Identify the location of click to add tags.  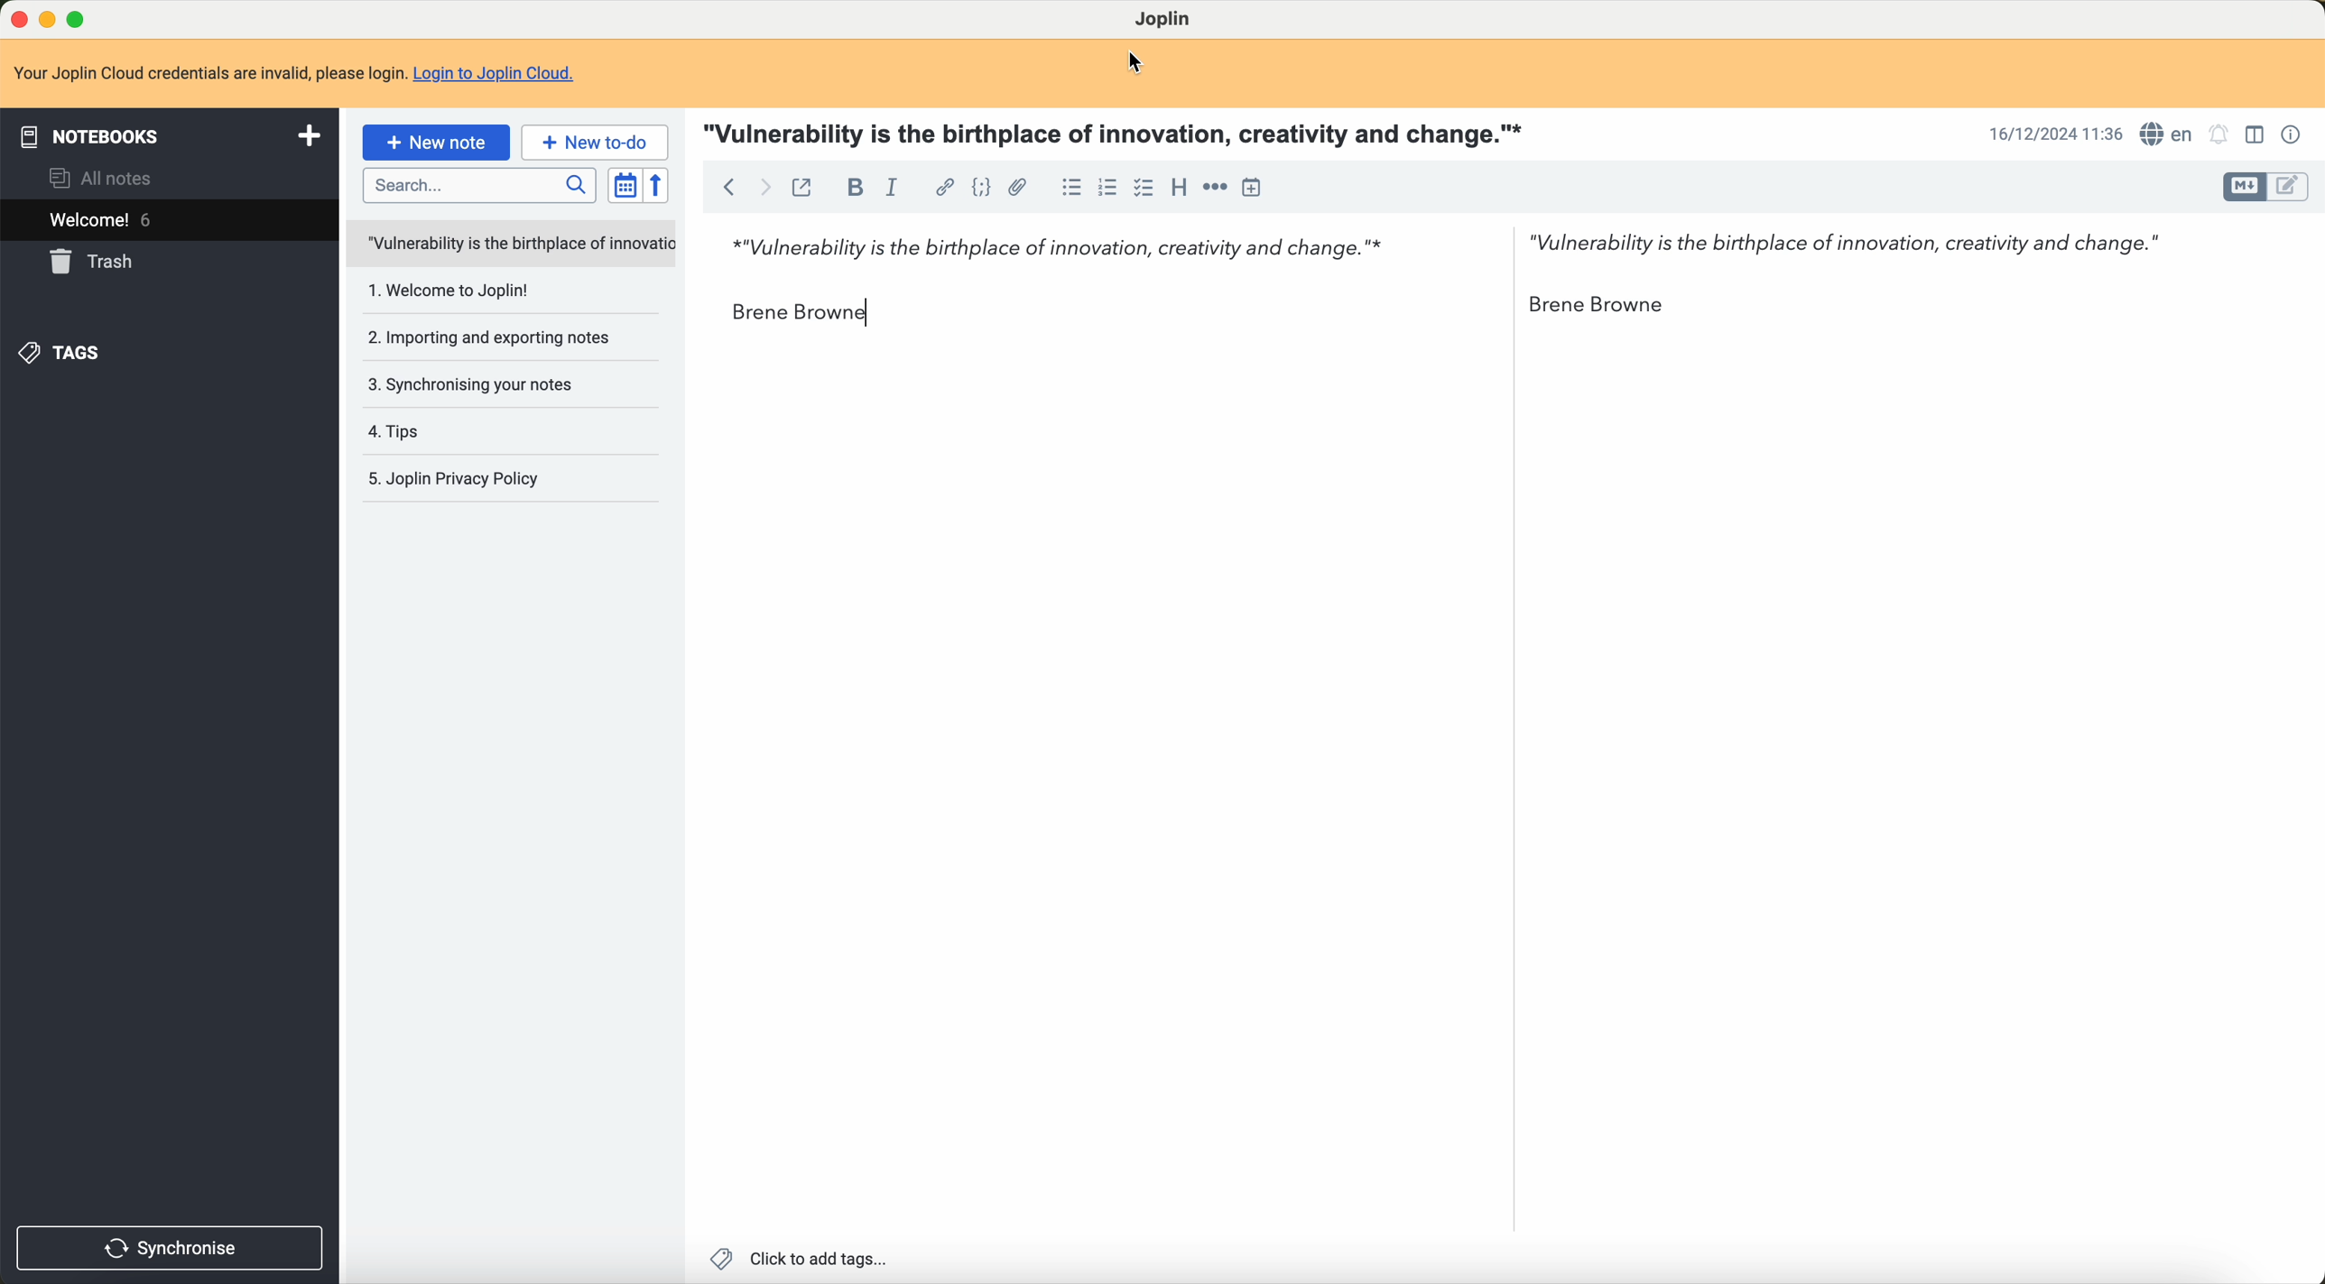
(801, 1258).